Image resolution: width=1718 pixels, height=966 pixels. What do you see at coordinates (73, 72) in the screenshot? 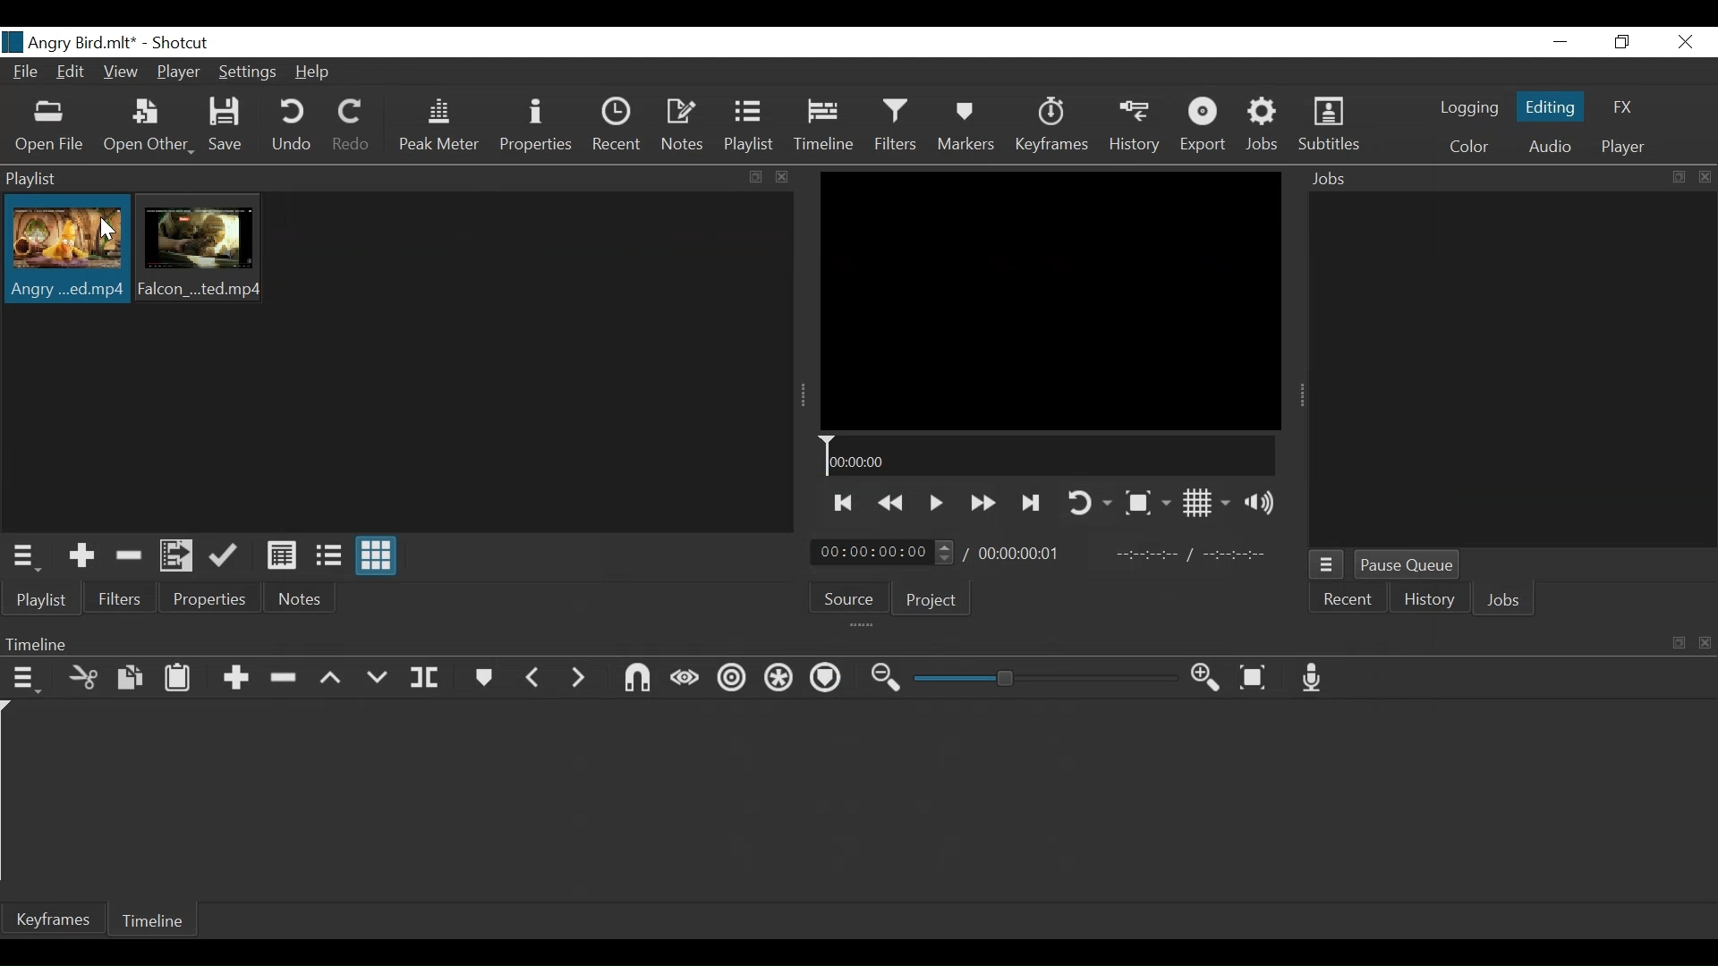
I see `Edit` at bounding box center [73, 72].